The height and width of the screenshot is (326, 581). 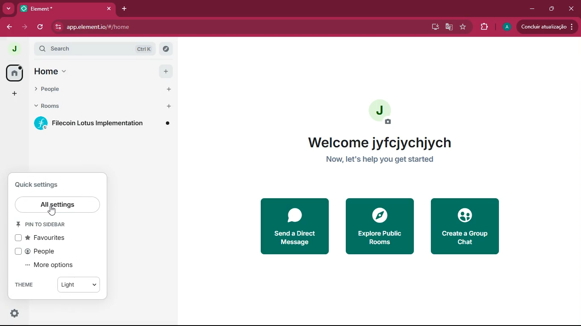 What do you see at coordinates (52, 210) in the screenshot?
I see `cursor` at bounding box center [52, 210].